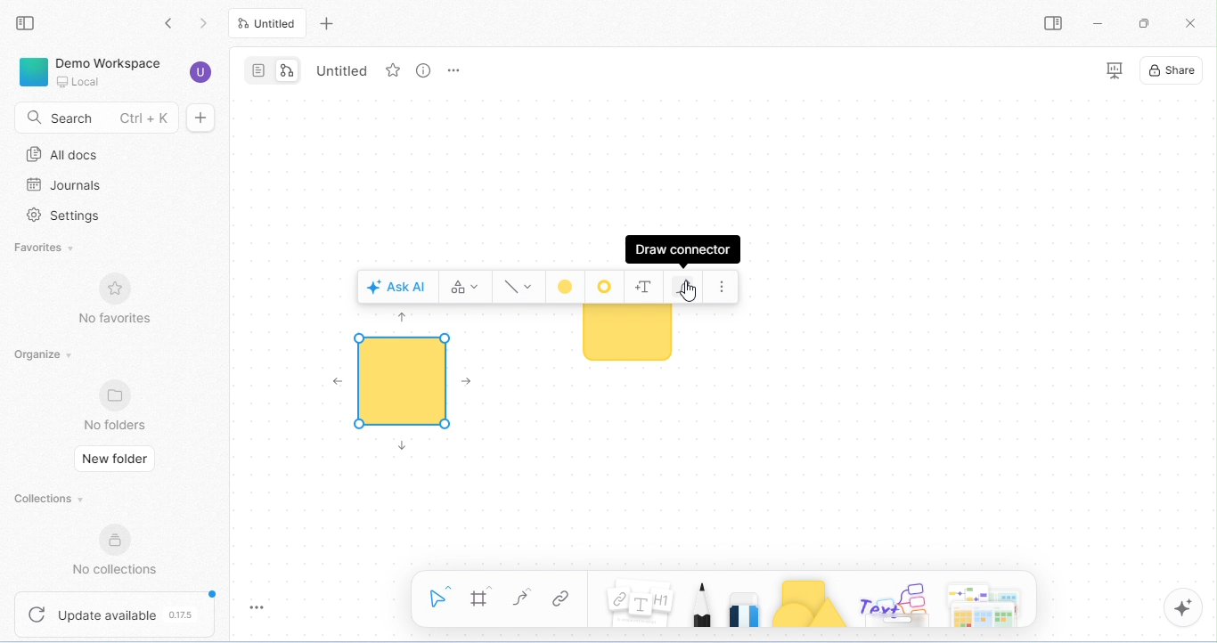 The image size is (1217, 643). What do you see at coordinates (689, 296) in the screenshot?
I see `cursor movement` at bounding box center [689, 296].